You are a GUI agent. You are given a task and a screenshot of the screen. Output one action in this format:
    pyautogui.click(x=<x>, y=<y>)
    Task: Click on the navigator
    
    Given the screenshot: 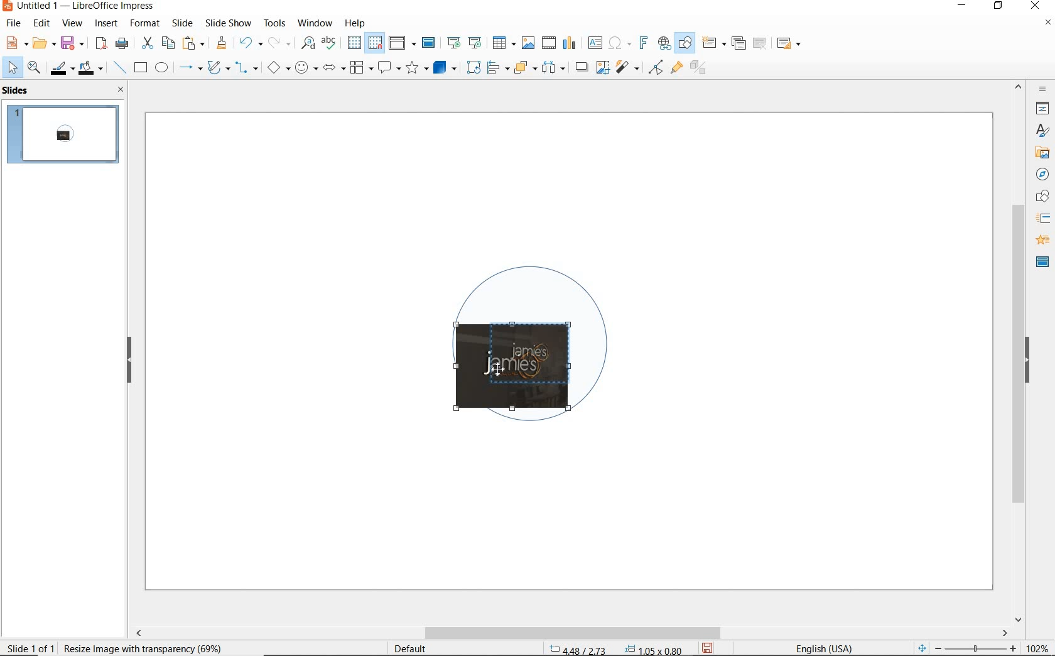 What is the action you would take?
    pyautogui.click(x=1041, y=173)
    